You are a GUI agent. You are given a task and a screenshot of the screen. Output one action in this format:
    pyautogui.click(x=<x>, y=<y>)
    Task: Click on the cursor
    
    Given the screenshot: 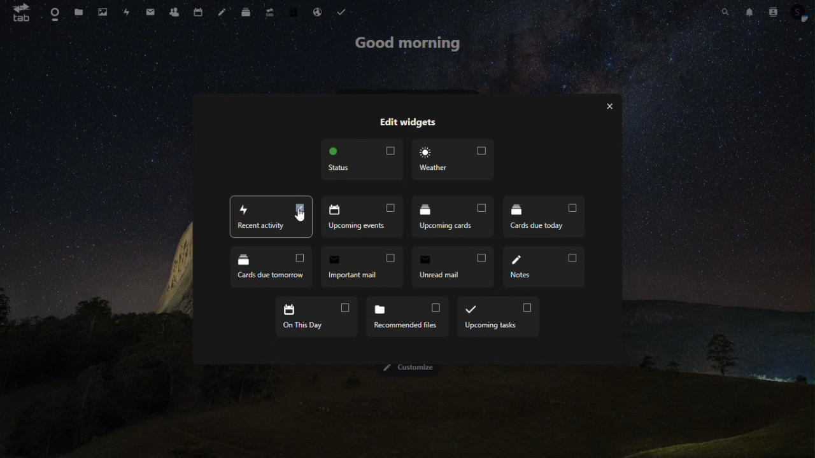 What is the action you would take?
    pyautogui.click(x=299, y=216)
    